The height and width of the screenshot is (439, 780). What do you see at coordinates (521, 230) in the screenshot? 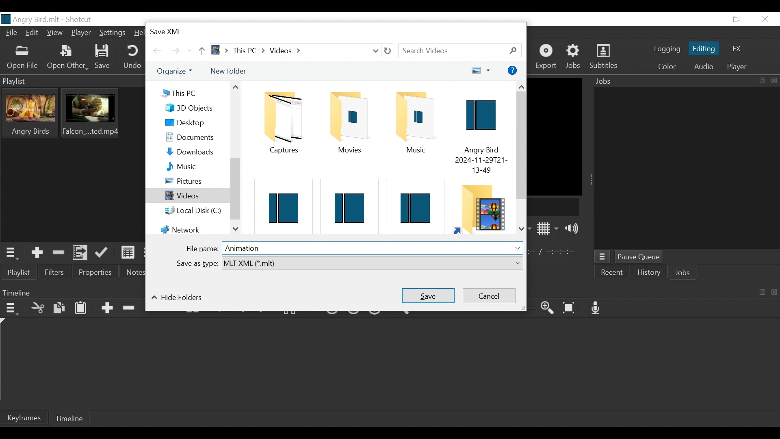
I see `Scroll down` at bounding box center [521, 230].